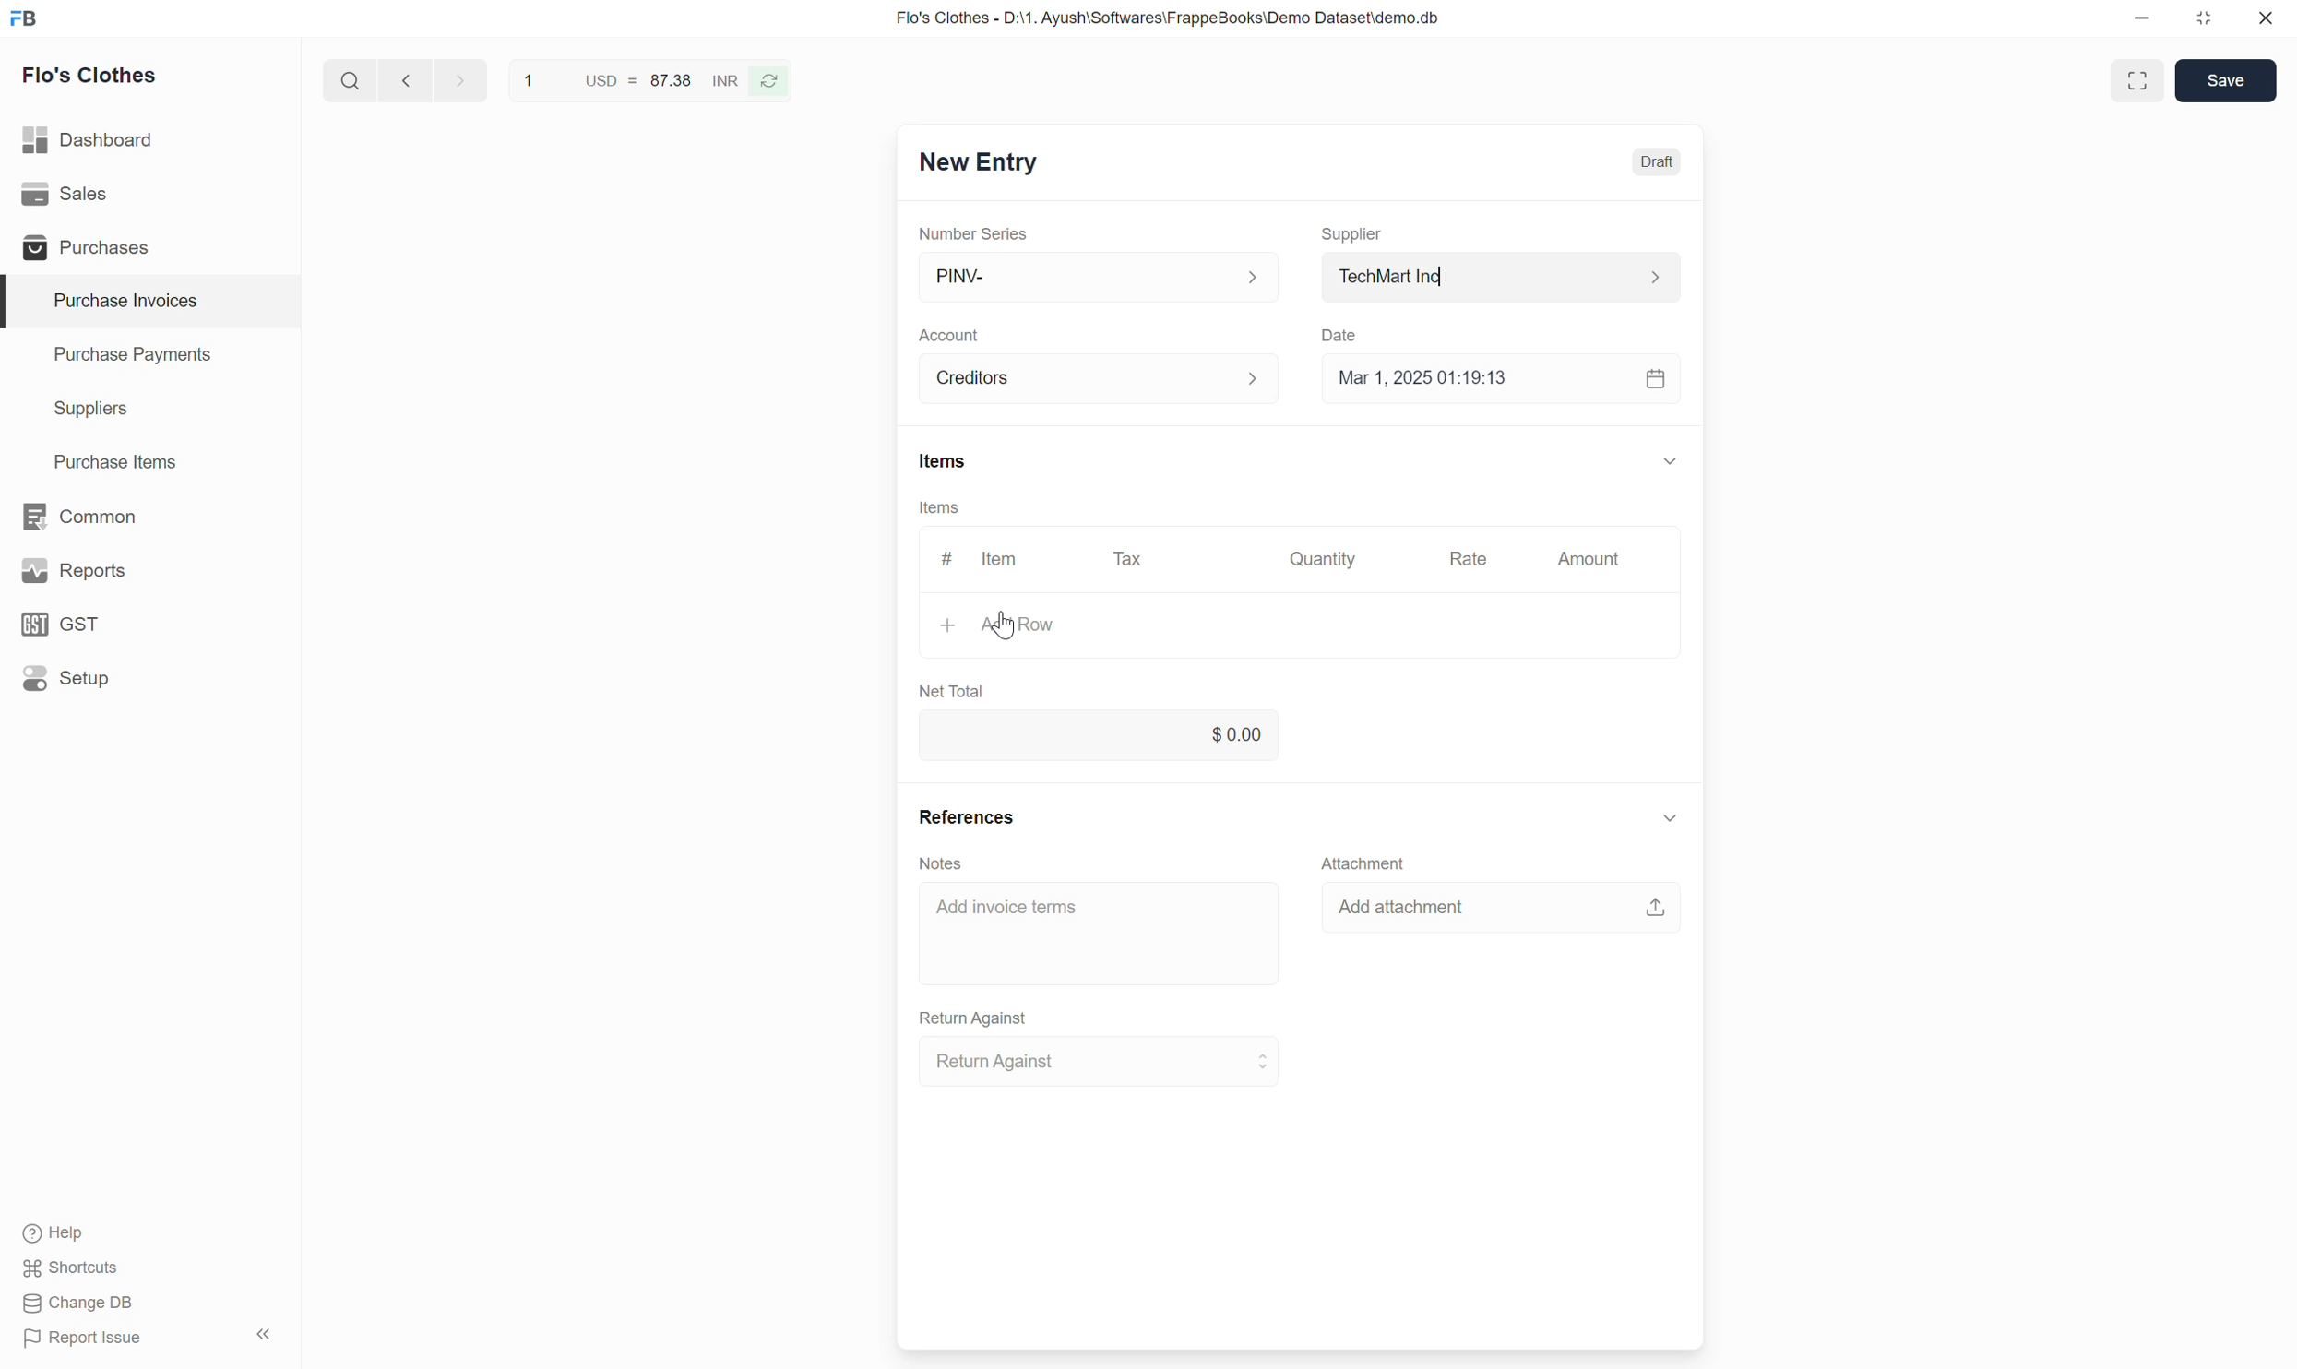 The height and width of the screenshot is (1369, 2297). Describe the element at coordinates (105, 458) in the screenshot. I see `Purchase Items` at that location.